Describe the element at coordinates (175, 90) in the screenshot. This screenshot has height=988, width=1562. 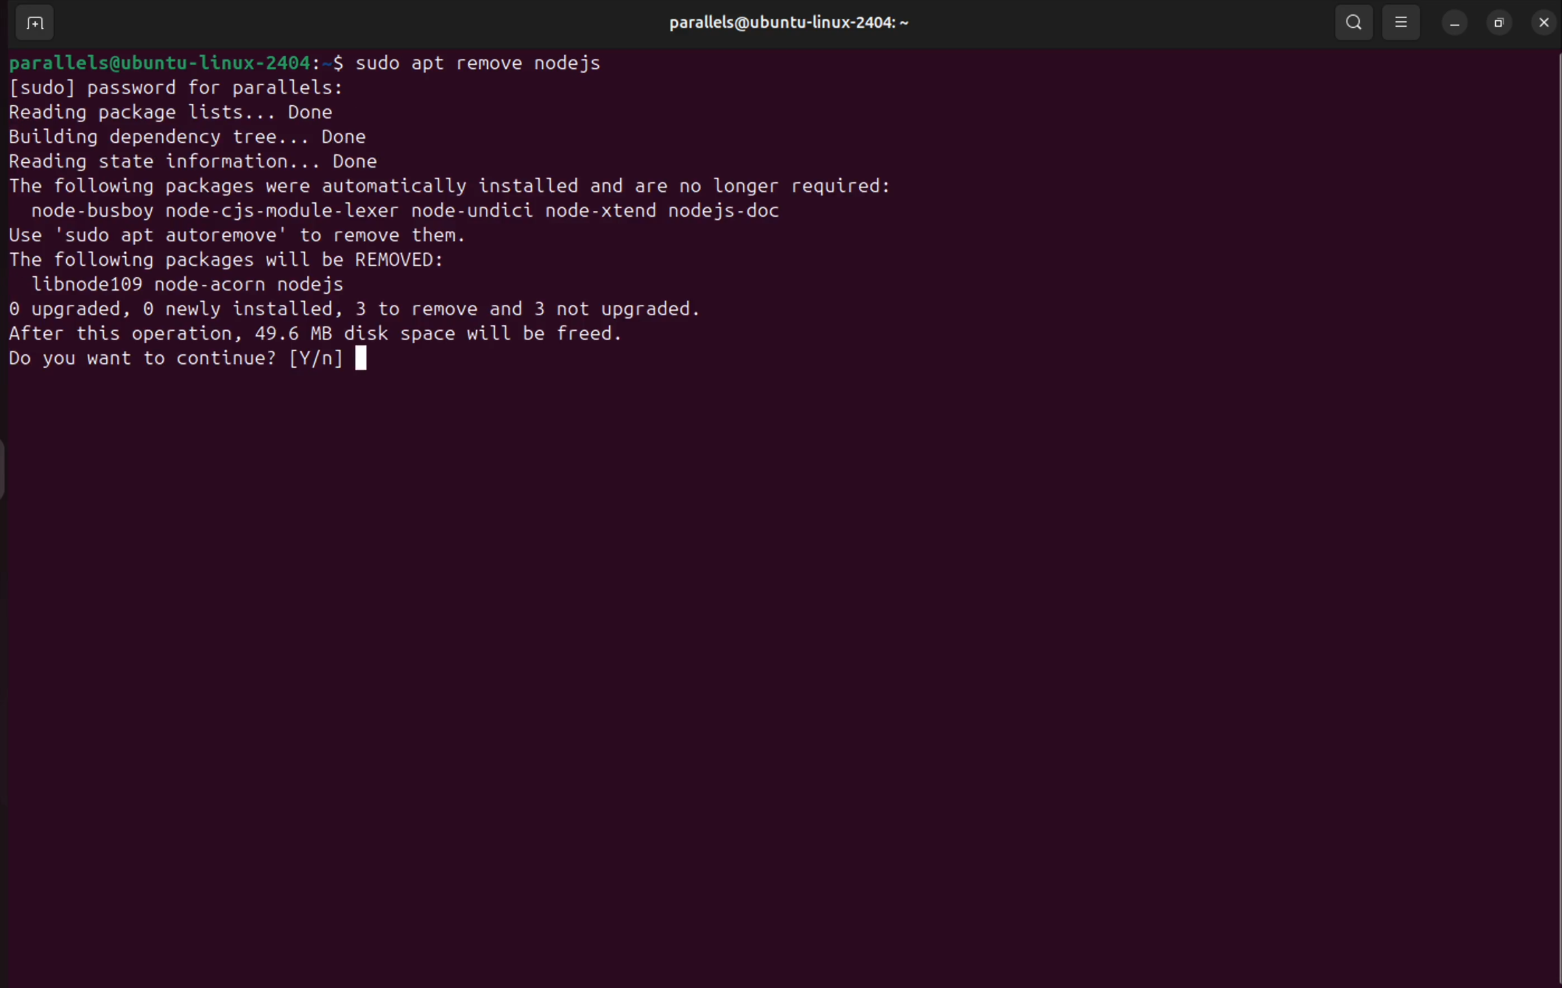
I see `[sudo] password for parallels` at that location.